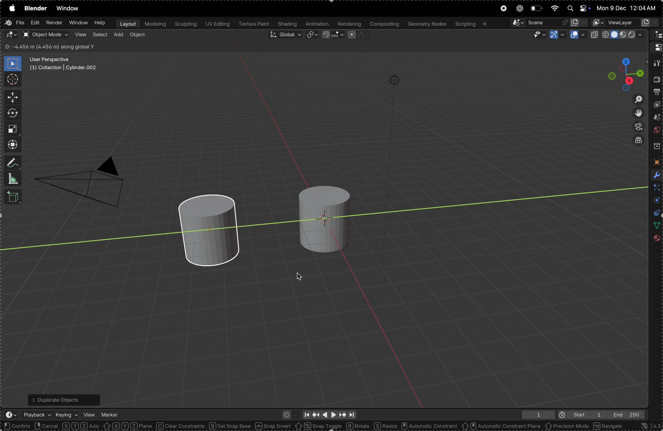 This screenshot has height=431, width=663. What do you see at coordinates (78, 23) in the screenshot?
I see `Window` at bounding box center [78, 23].